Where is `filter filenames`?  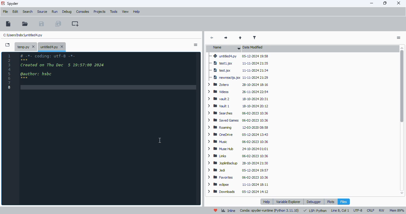 filter filenames is located at coordinates (255, 38).